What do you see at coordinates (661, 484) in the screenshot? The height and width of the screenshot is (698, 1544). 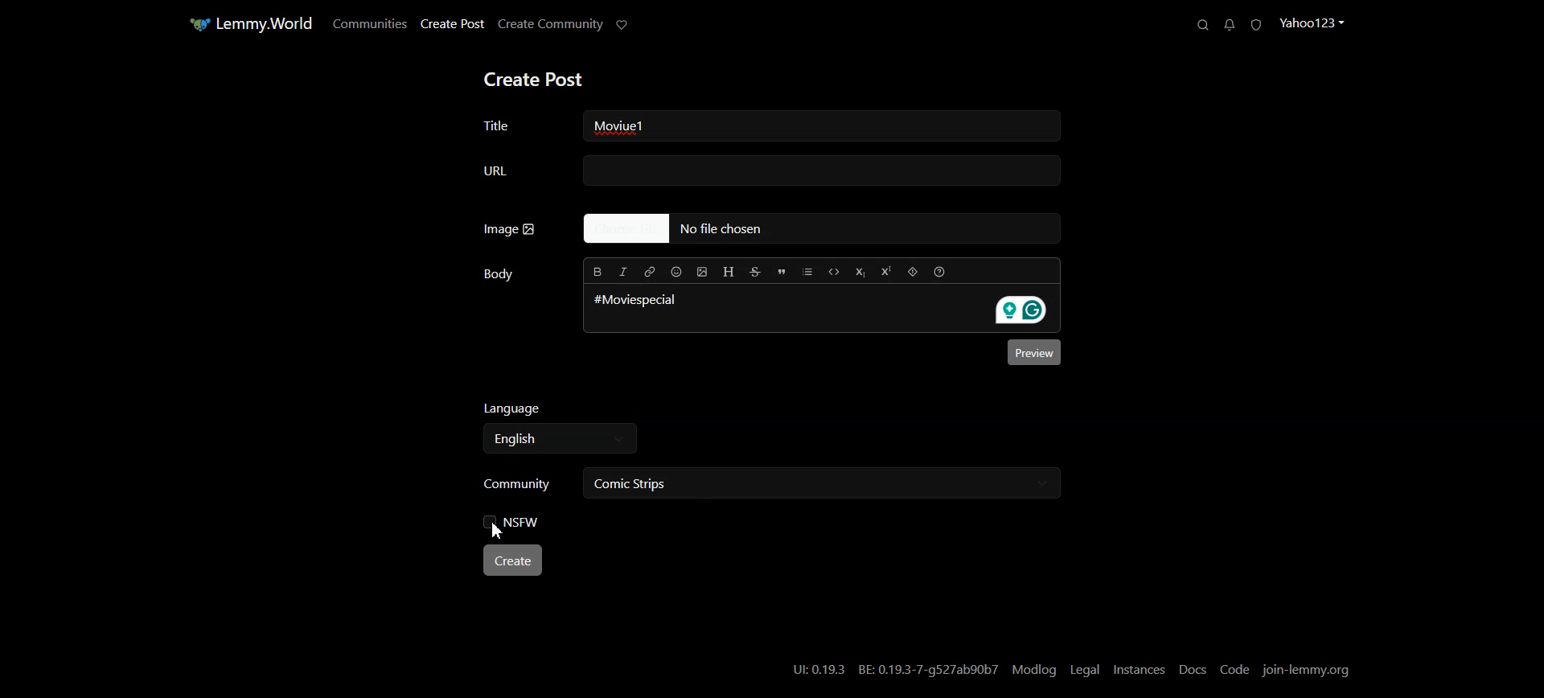 I see `Comic Strips` at bounding box center [661, 484].